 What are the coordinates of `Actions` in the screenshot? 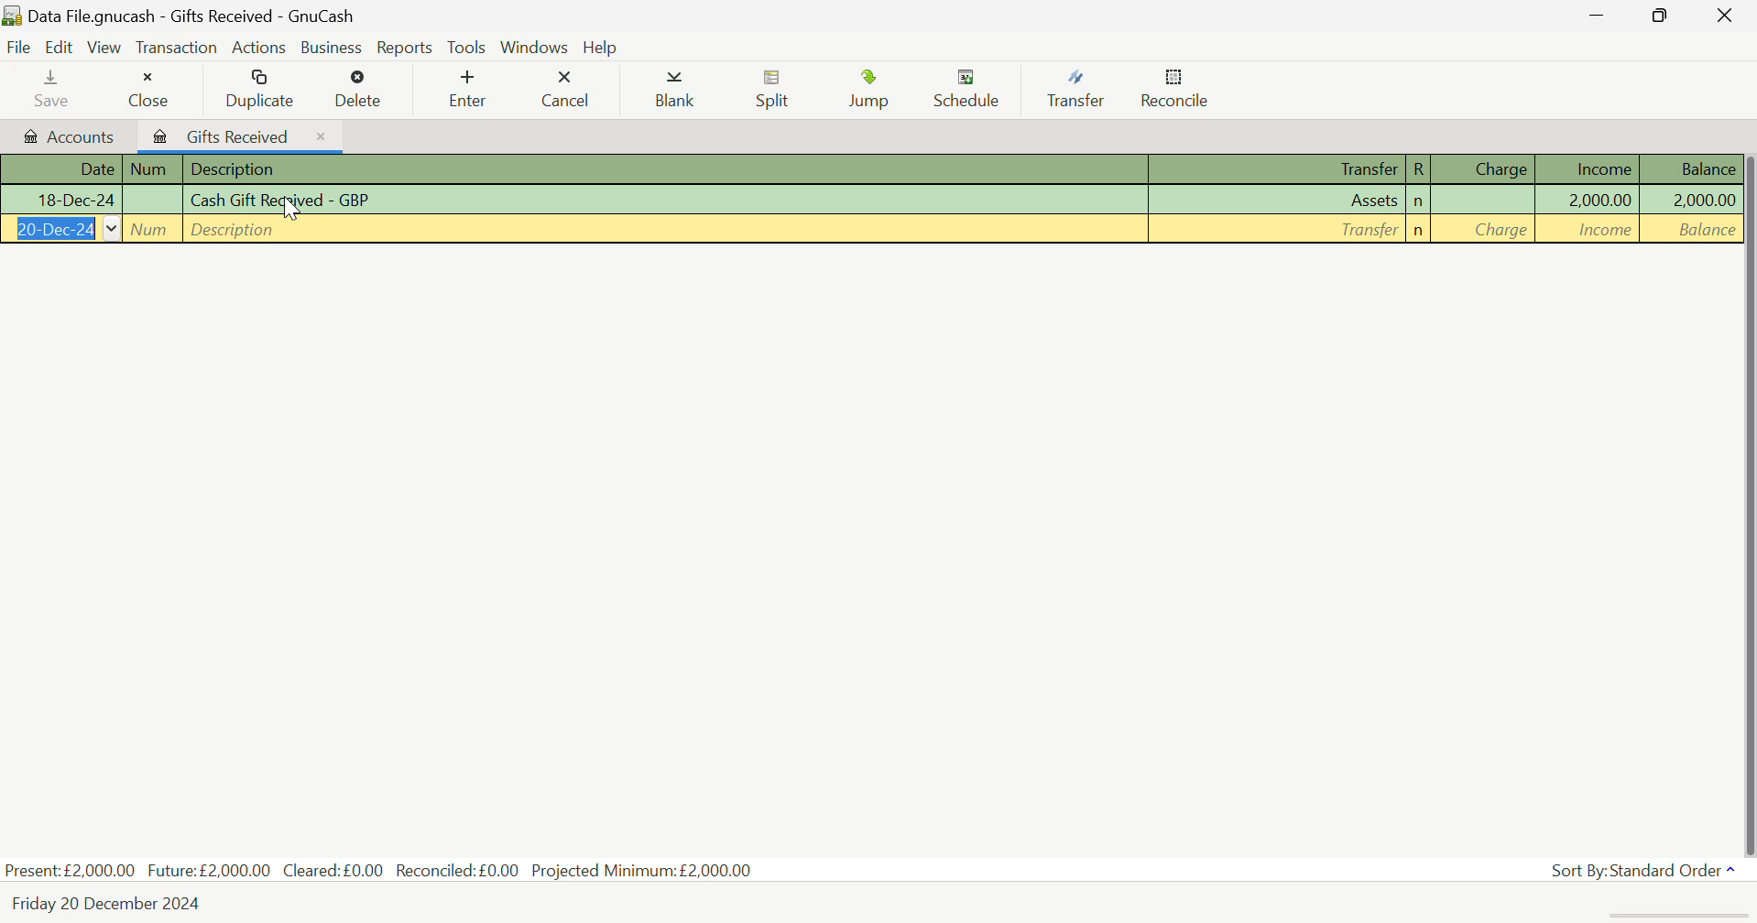 It's located at (258, 47).